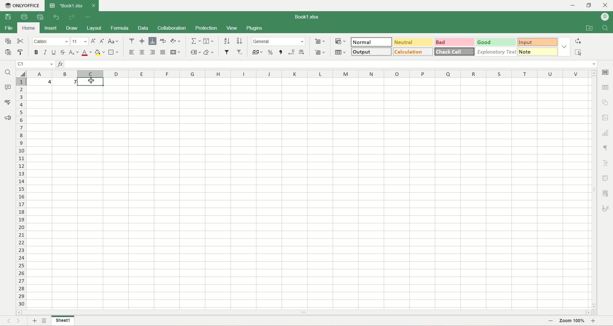 Image resolution: width=613 pixels, height=326 pixels. What do you see at coordinates (74, 52) in the screenshot?
I see `subscript` at bounding box center [74, 52].